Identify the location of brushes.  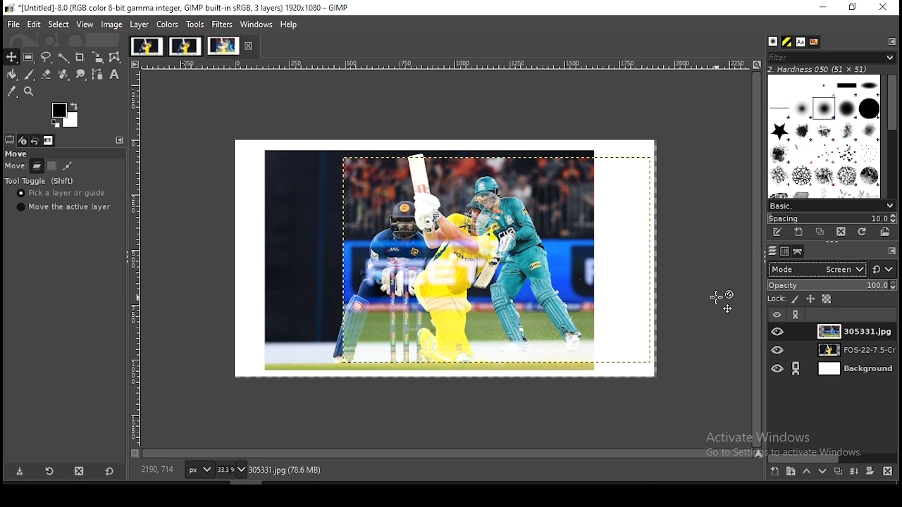
(825, 137).